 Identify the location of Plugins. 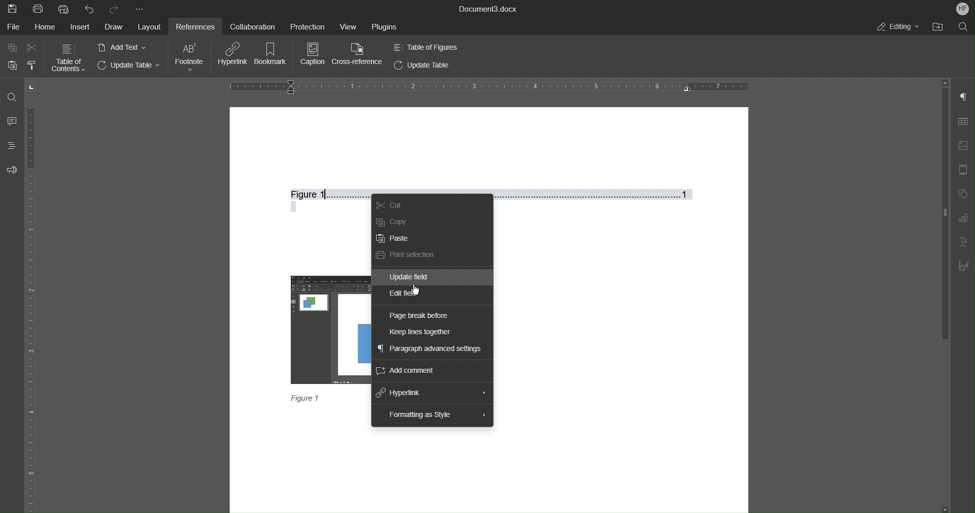
(383, 26).